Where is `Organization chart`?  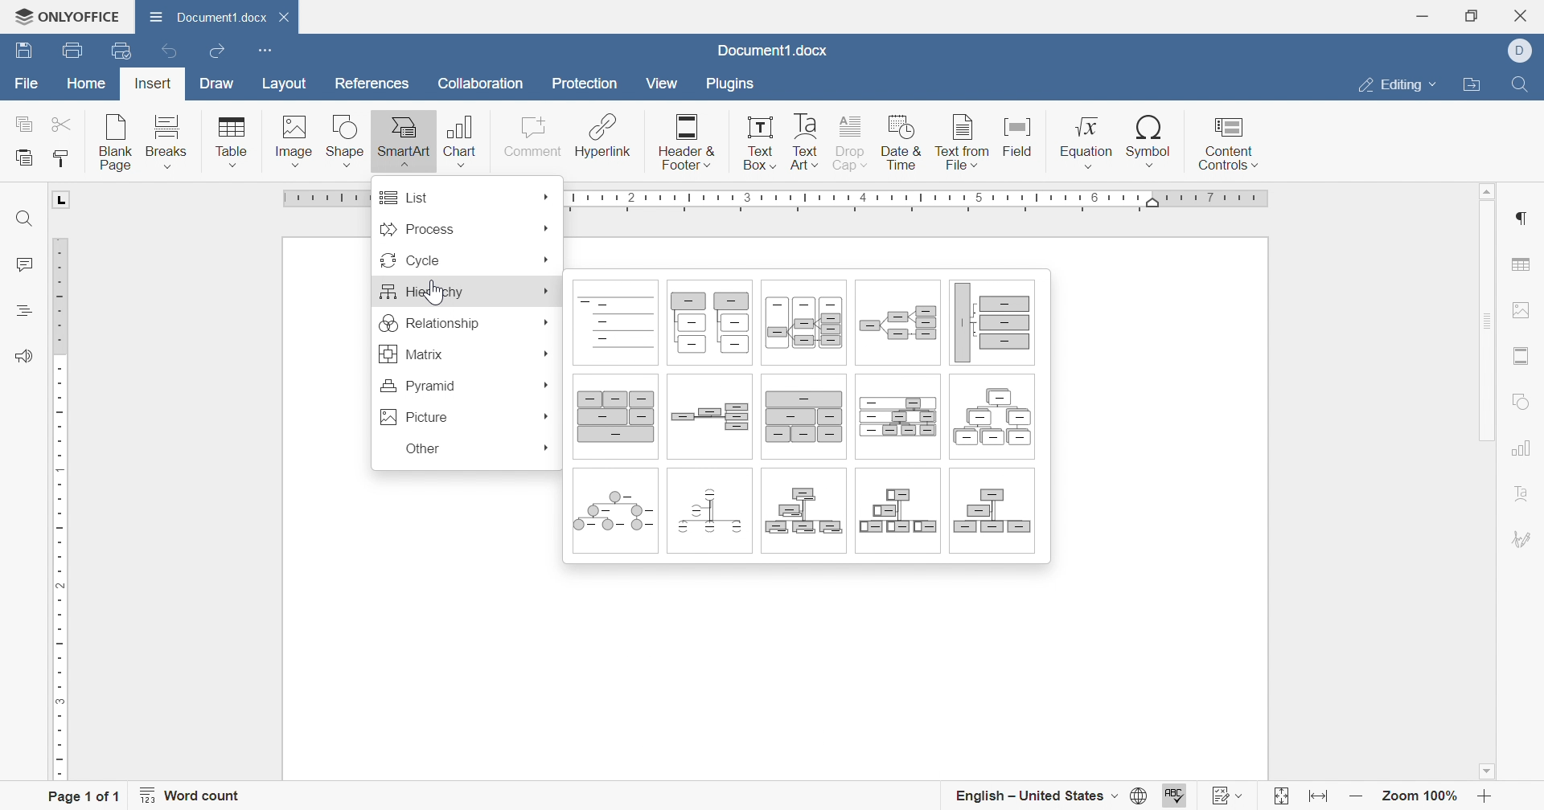 Organization chart is located at coordinates (996, 514).